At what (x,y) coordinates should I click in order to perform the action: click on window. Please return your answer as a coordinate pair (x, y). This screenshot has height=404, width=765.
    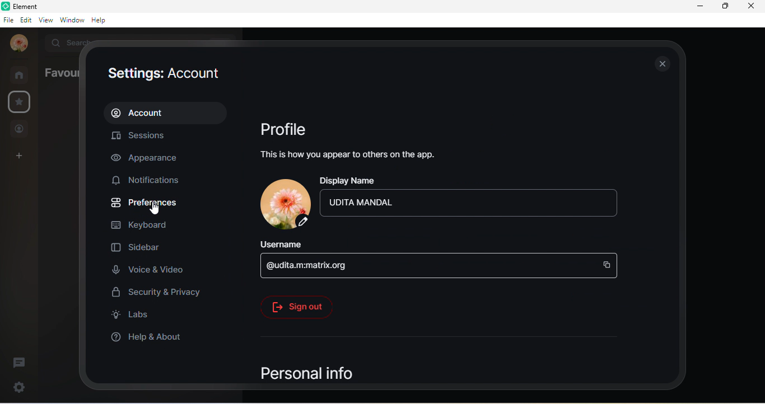
    Looking at the image, I should click on (71, 21).